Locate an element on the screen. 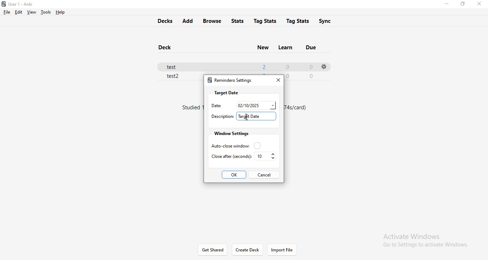  0 is located at coordinates (312, 76).